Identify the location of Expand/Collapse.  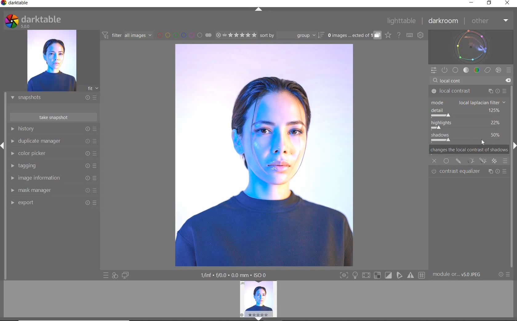
(3, 146).